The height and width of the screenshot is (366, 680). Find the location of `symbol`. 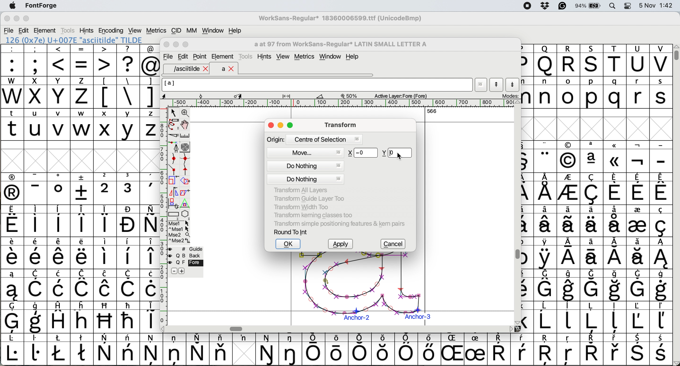

symbol is located at coordinates (546, 157).